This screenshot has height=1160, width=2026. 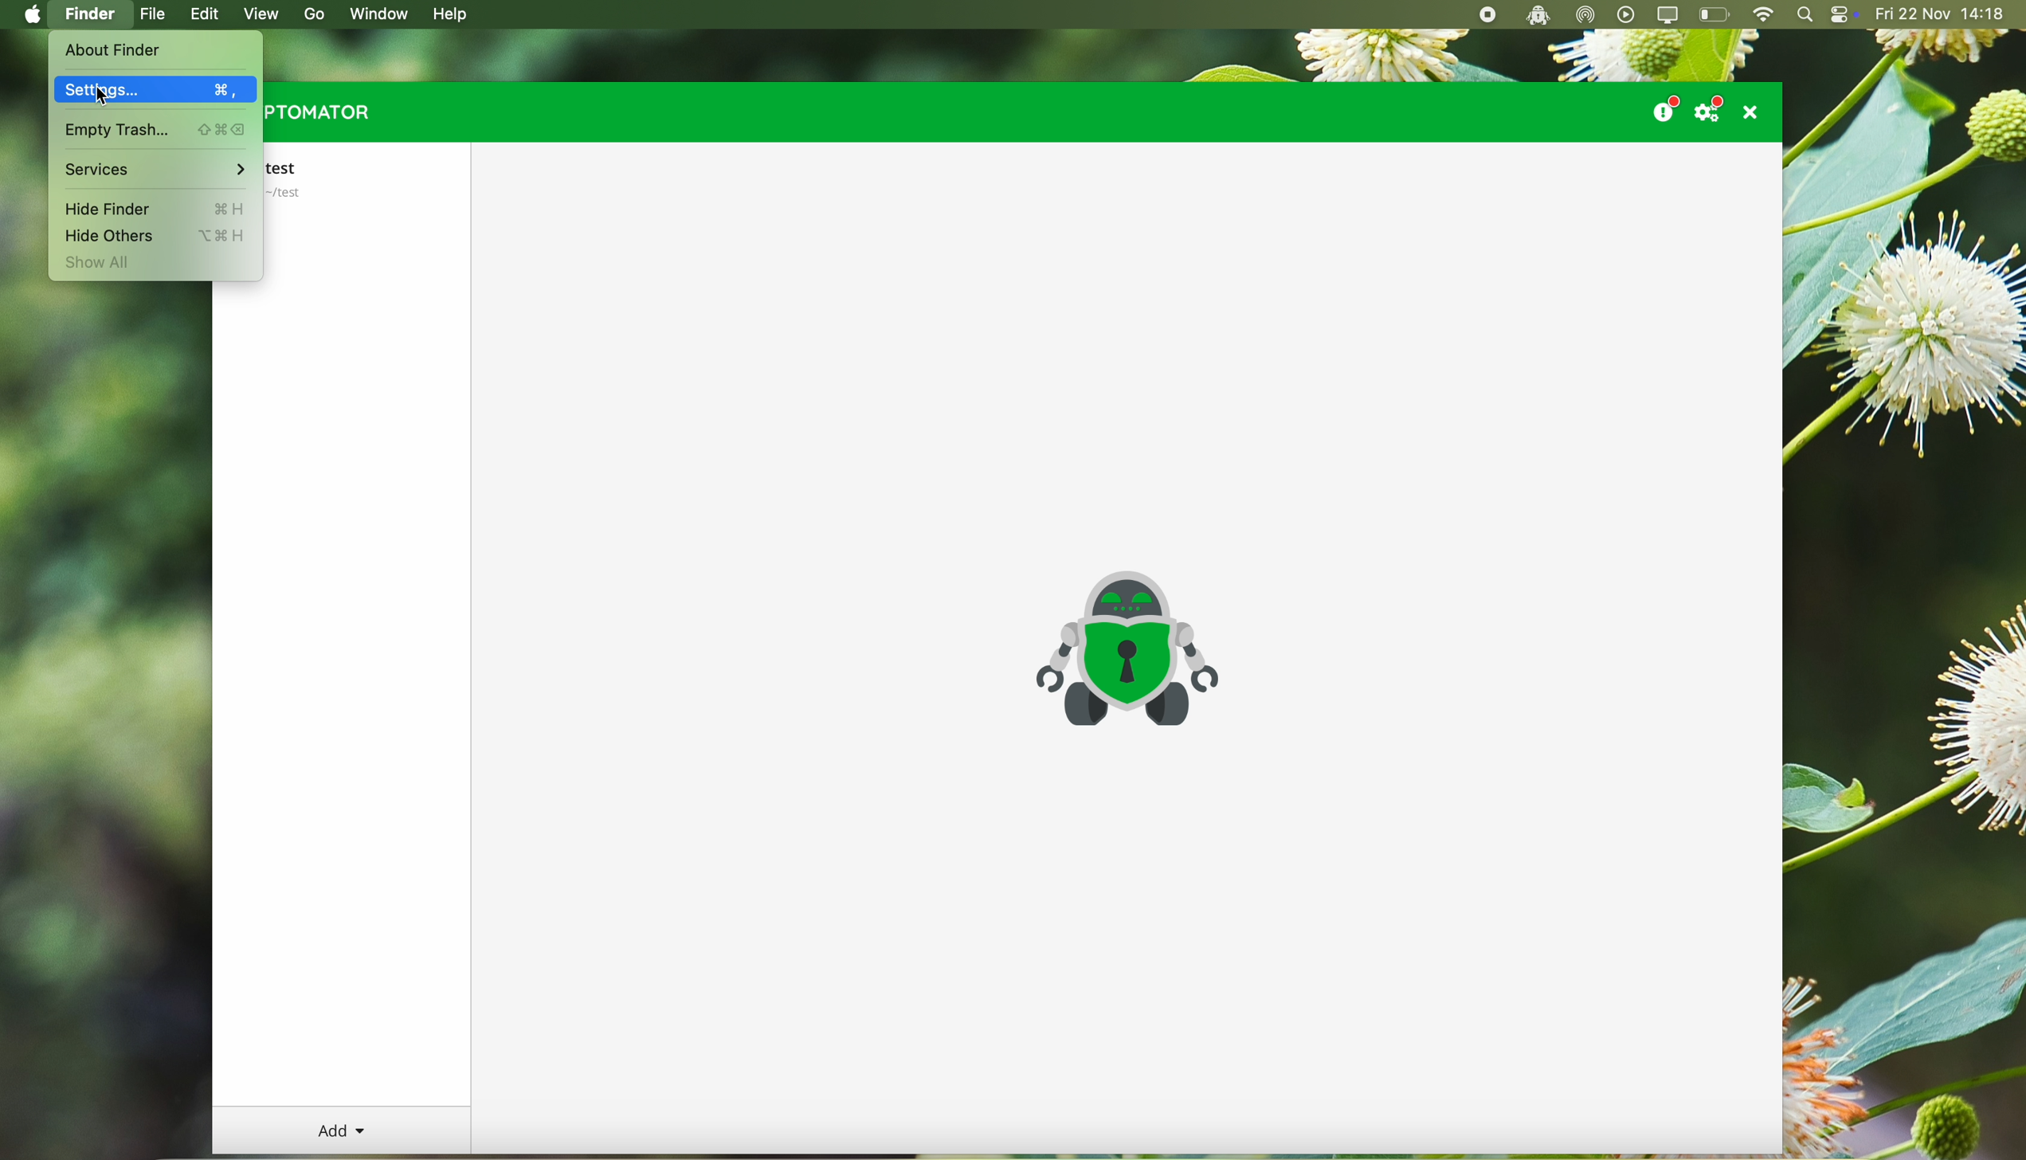 What do you see at coordinates (1627, 14) in the screenshot?
I see `play` at bounding box center [1627, 14].